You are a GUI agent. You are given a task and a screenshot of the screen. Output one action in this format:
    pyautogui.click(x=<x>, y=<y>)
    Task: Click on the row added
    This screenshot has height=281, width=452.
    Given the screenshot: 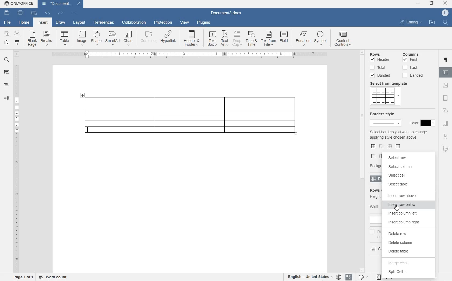 What is the action you would take?
    pyautogui.click(x=189, y=139)
    